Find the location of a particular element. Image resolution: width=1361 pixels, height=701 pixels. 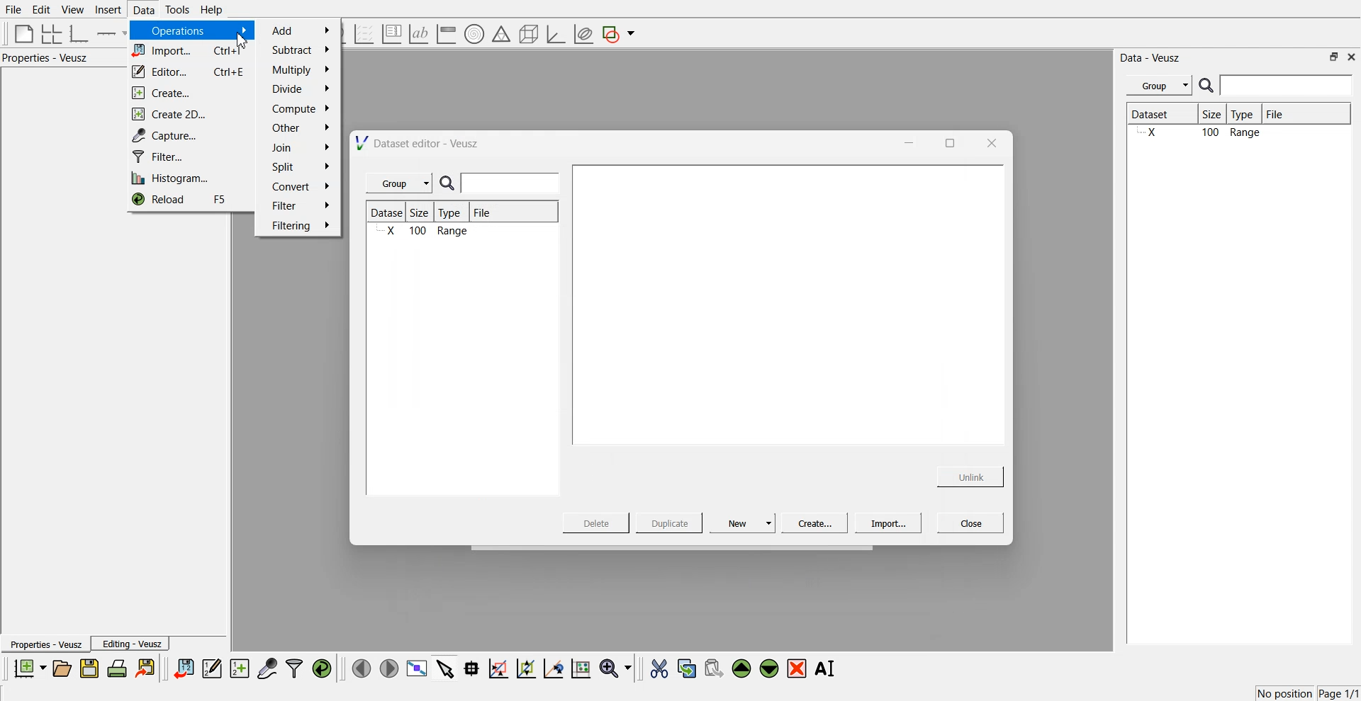

close is located at coordinates (1352, 56).